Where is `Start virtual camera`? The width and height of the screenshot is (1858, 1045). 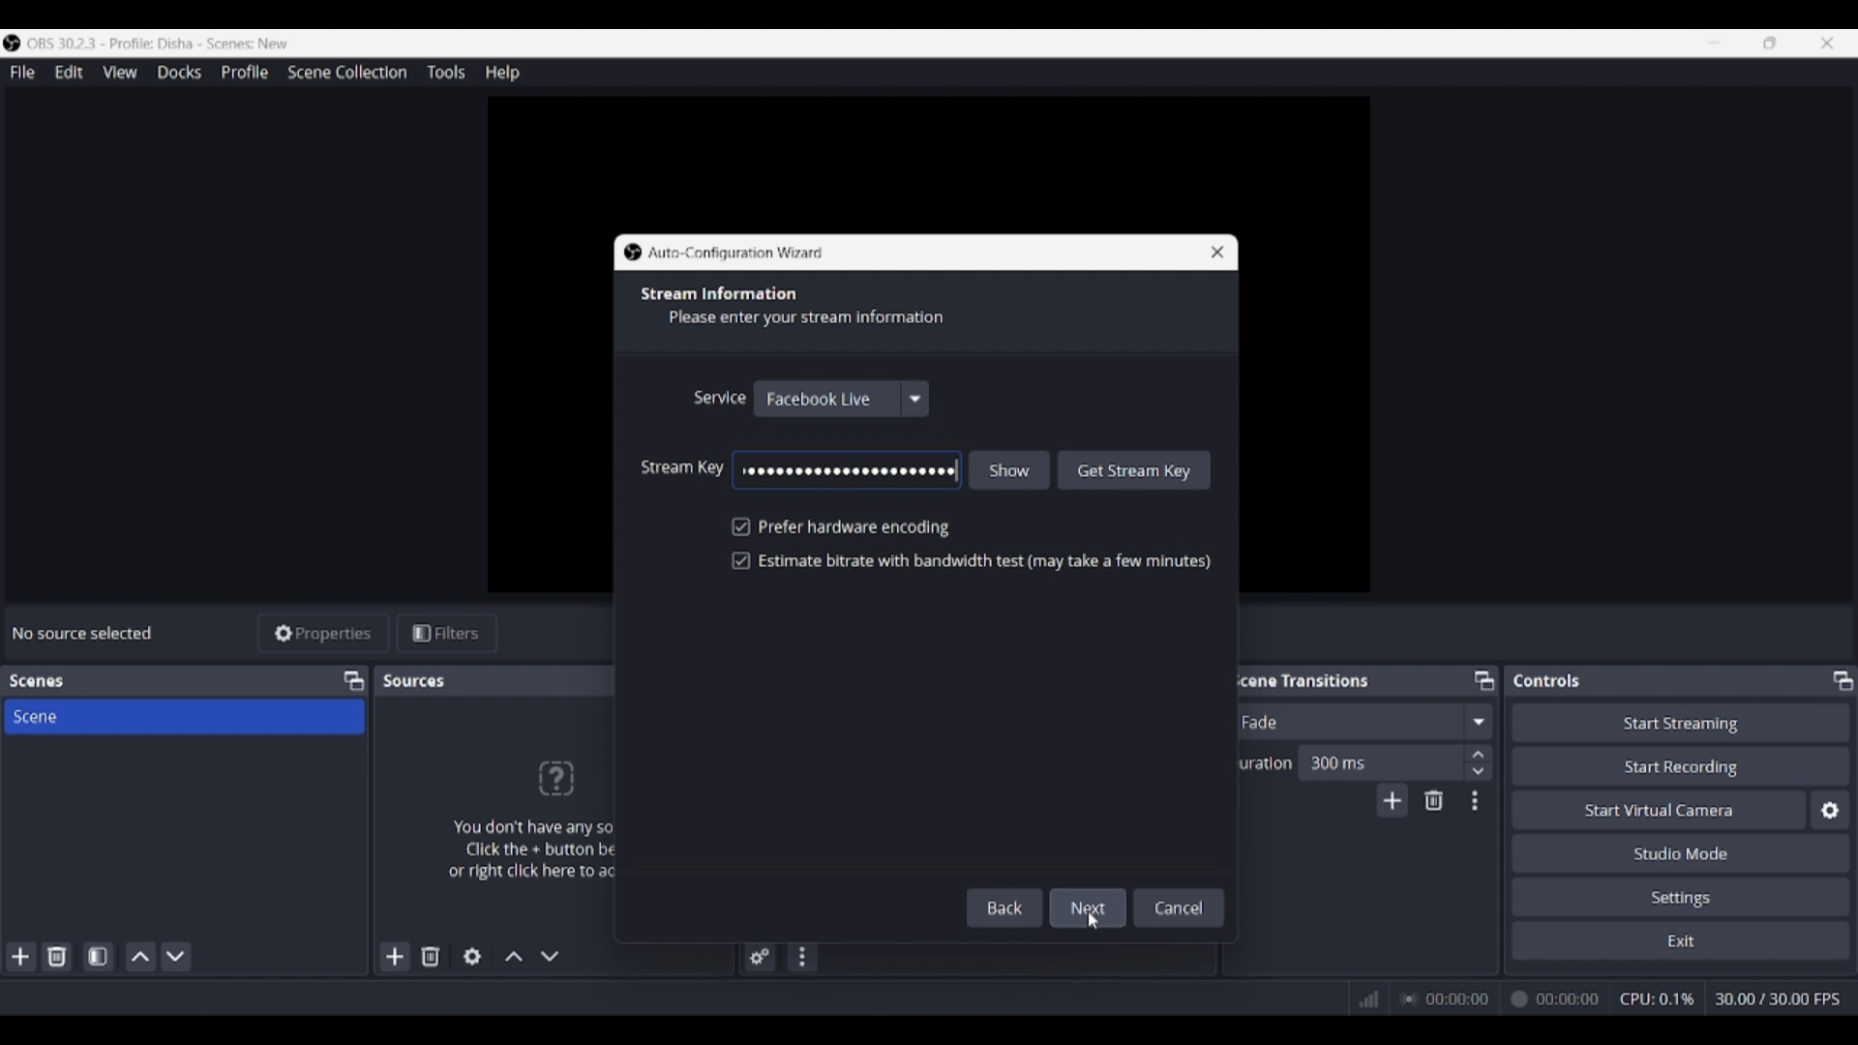 Start virtual camera is located at coordinates (1659, 809).